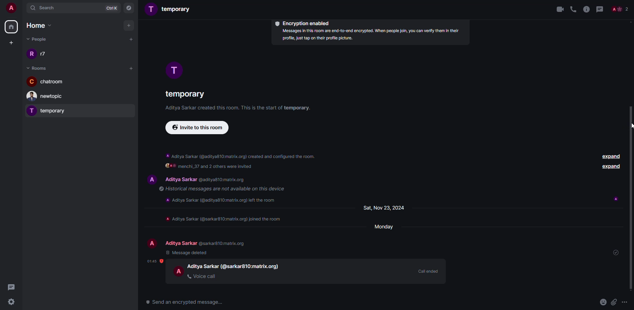 This screenshot has width=634, height=310. What do you see at coordinates (37, 67) in the screenshot?
I see `room` at bounding box center [37, 67].